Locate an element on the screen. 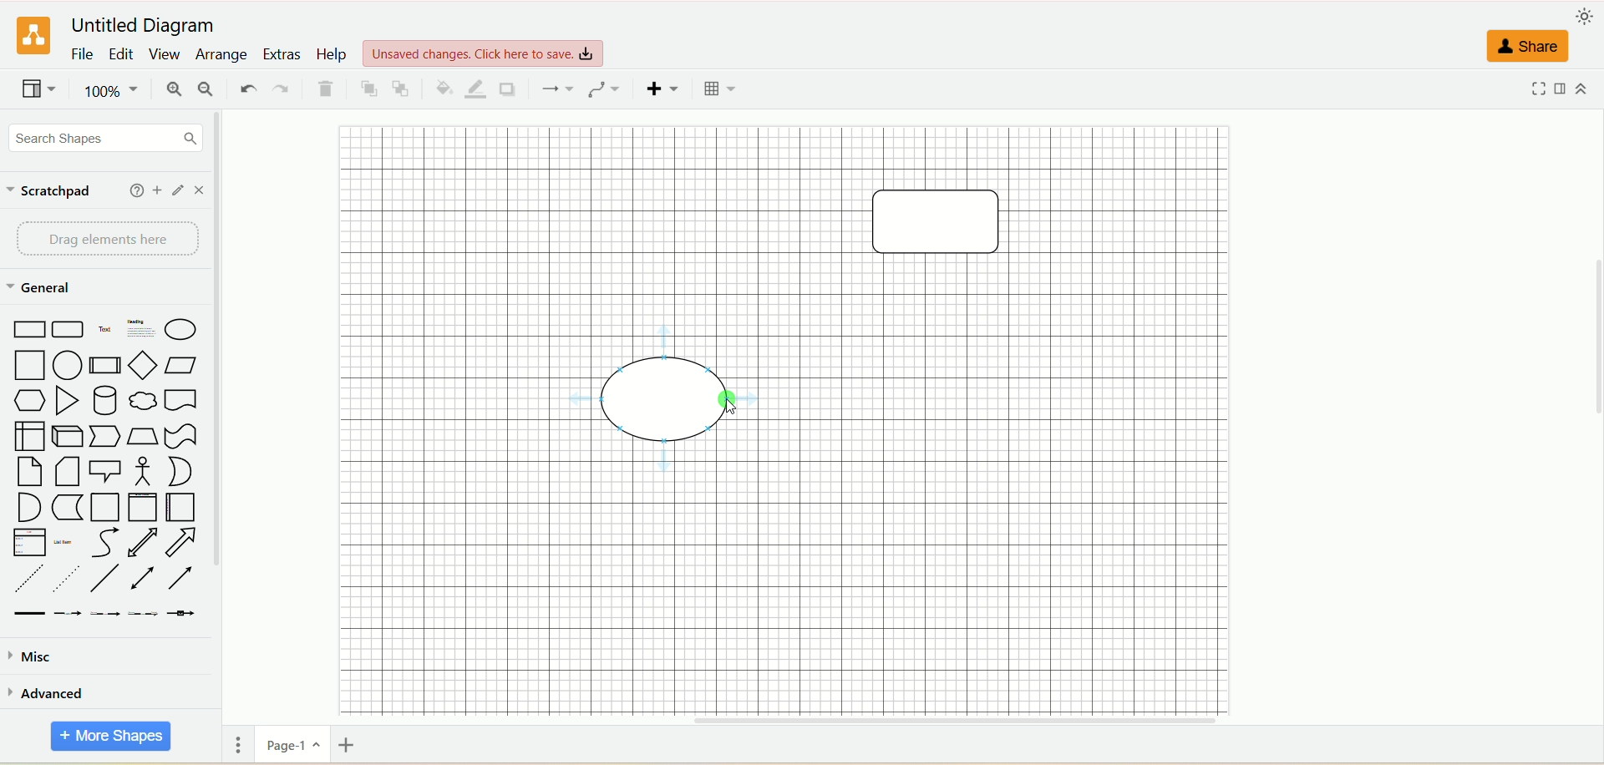  help is located at coordinates (332, 54).